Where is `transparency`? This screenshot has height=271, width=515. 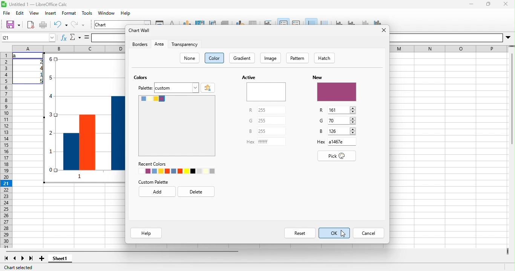
transparency is located at coordinates (185, 44).